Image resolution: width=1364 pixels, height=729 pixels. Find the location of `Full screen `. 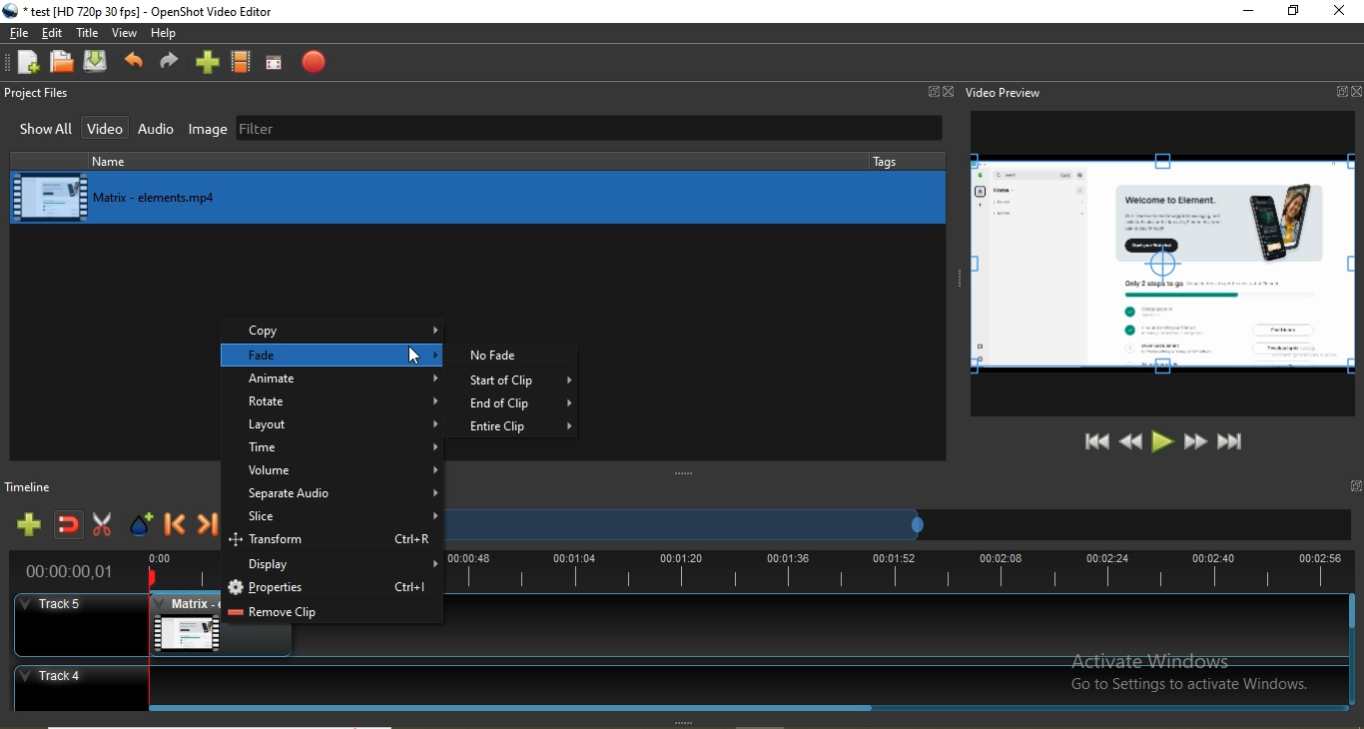

Full screen  is located at coordinates (274, 63).